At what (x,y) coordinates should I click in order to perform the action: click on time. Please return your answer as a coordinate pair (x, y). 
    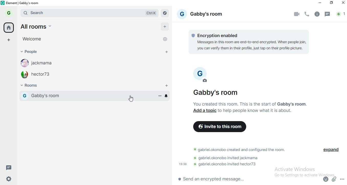
    Looking at the image, I should click on (183, 164).